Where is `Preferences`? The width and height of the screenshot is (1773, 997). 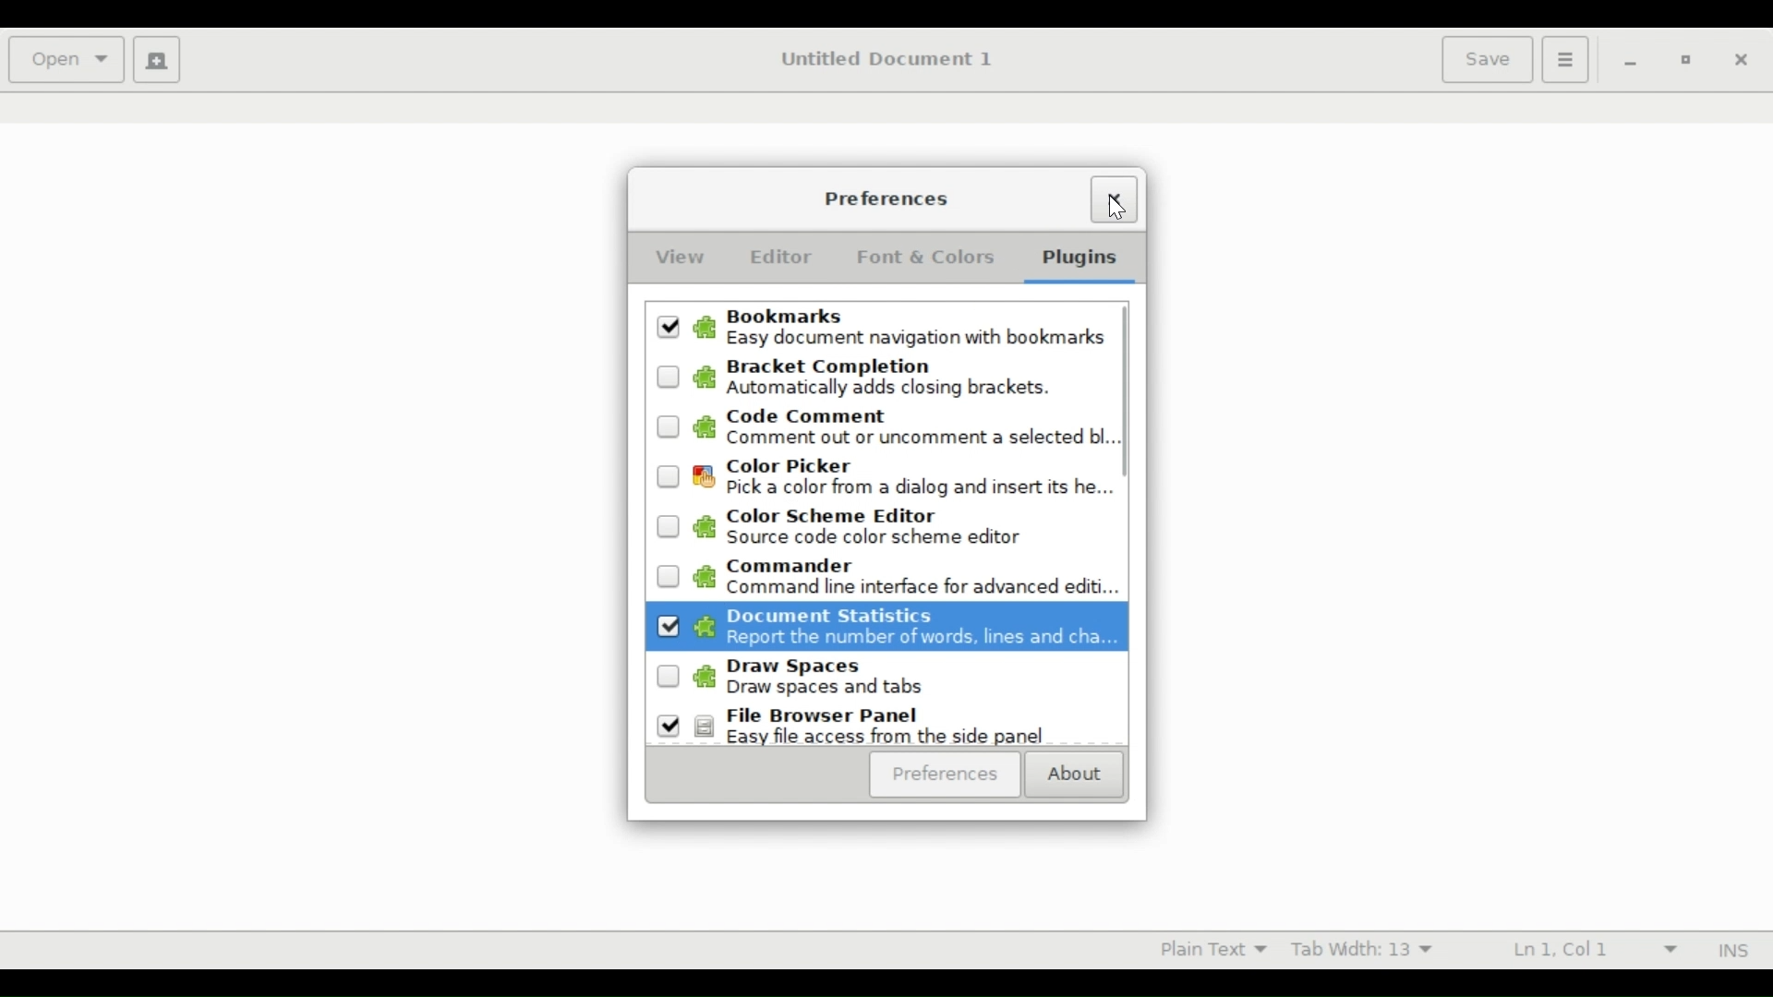
Preferences is located at coordinates (888, 200).